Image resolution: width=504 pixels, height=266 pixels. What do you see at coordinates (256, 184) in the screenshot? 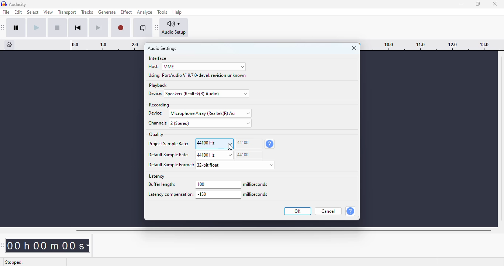
I see `miliseconds` at bounding box center [256, 184].